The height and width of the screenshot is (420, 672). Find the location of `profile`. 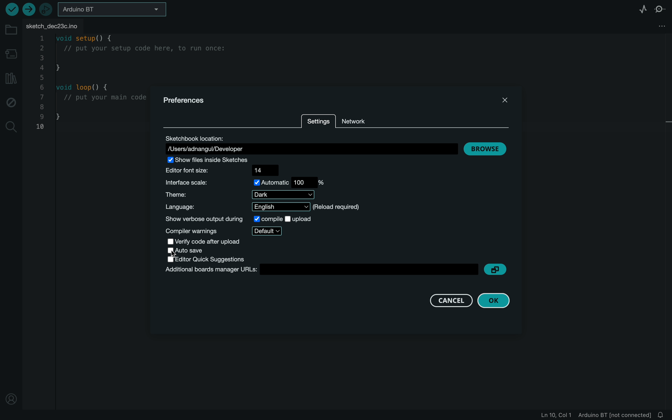

profile is located at coordinates (11, 397).